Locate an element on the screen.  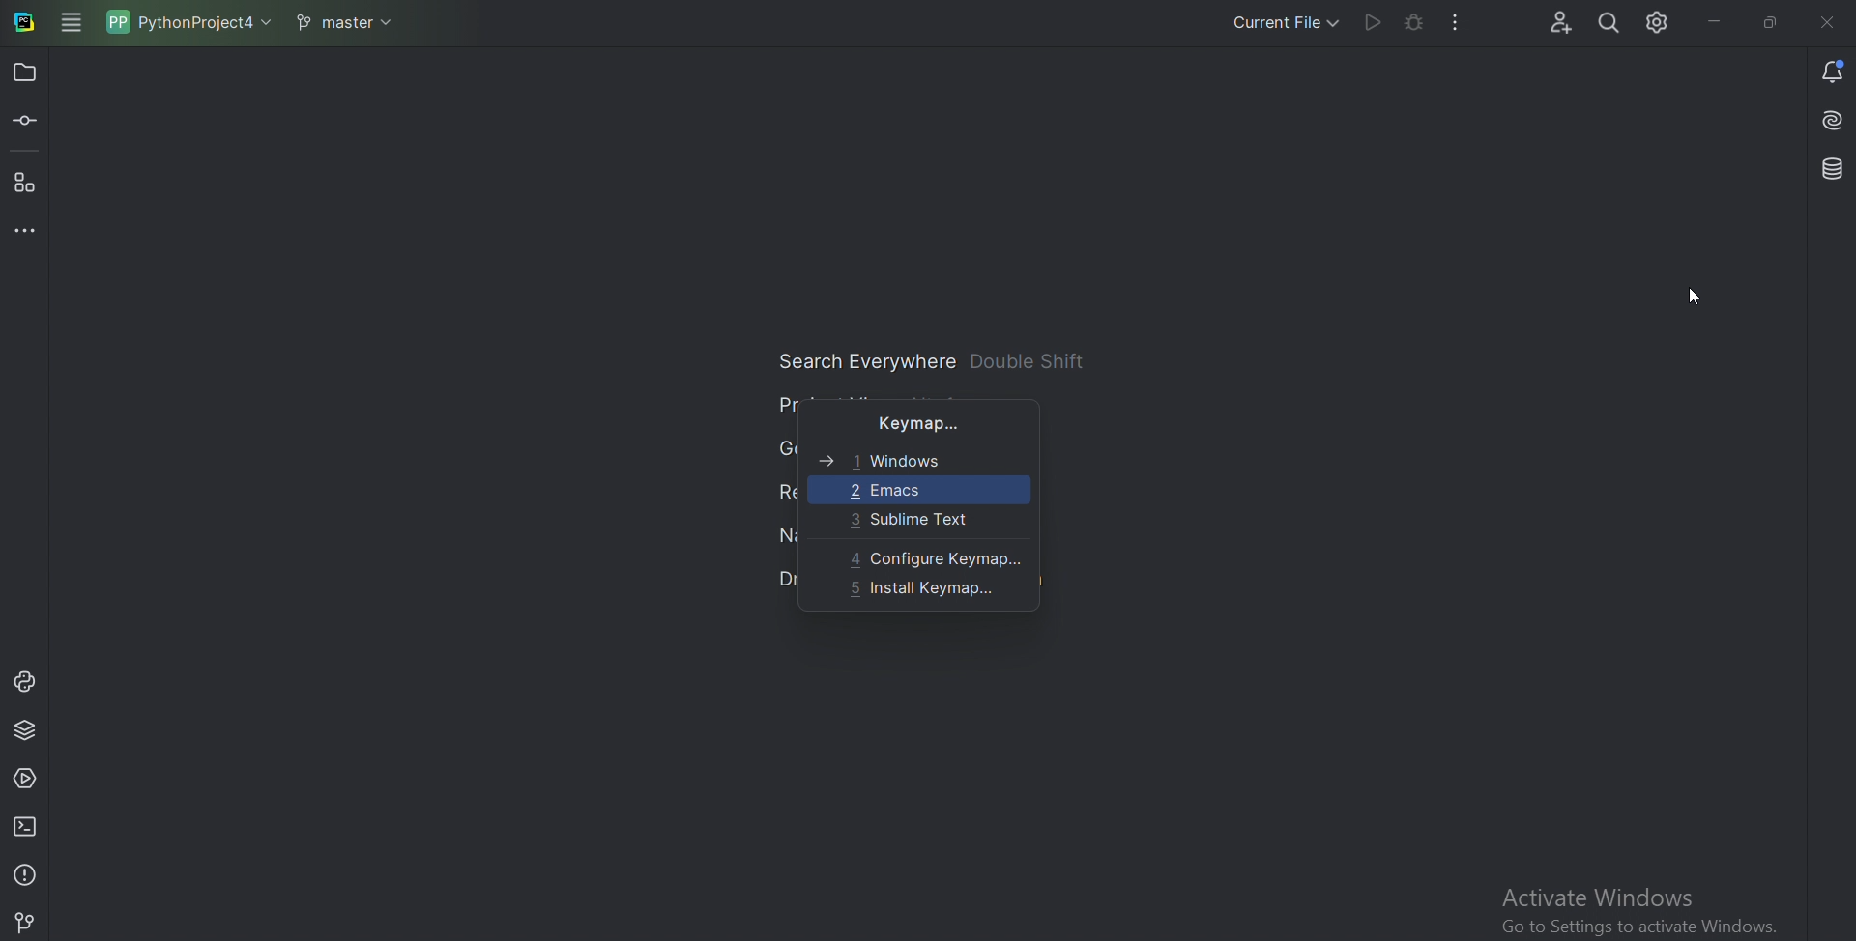
windows is located at coordinates (894, 463).